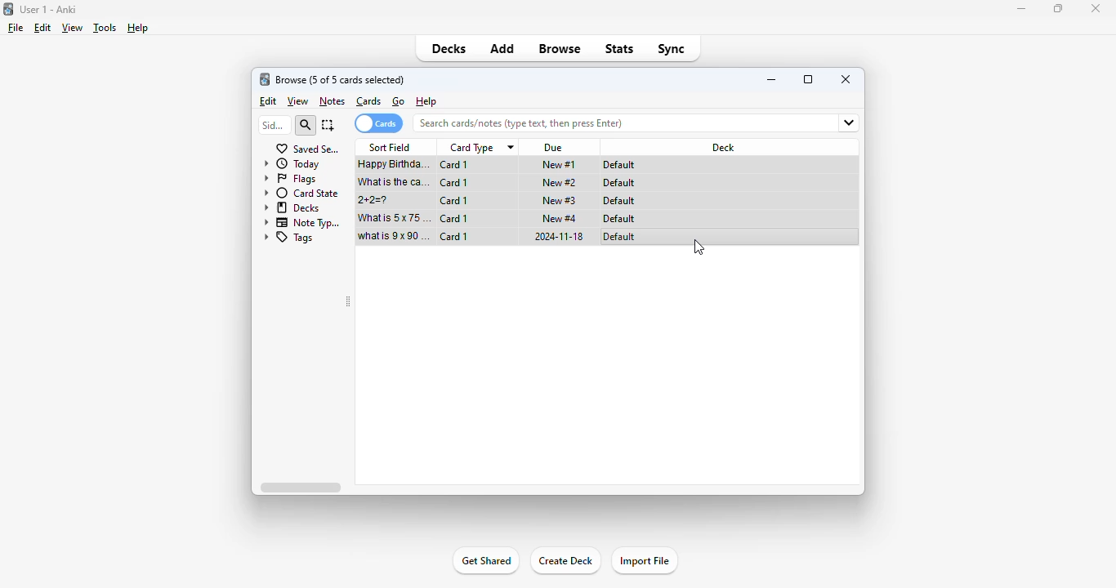 This screenshot has height=588, width=1116. Describe the element at coordinates (841, 123) in the screenshot. I see `fields` at that location.